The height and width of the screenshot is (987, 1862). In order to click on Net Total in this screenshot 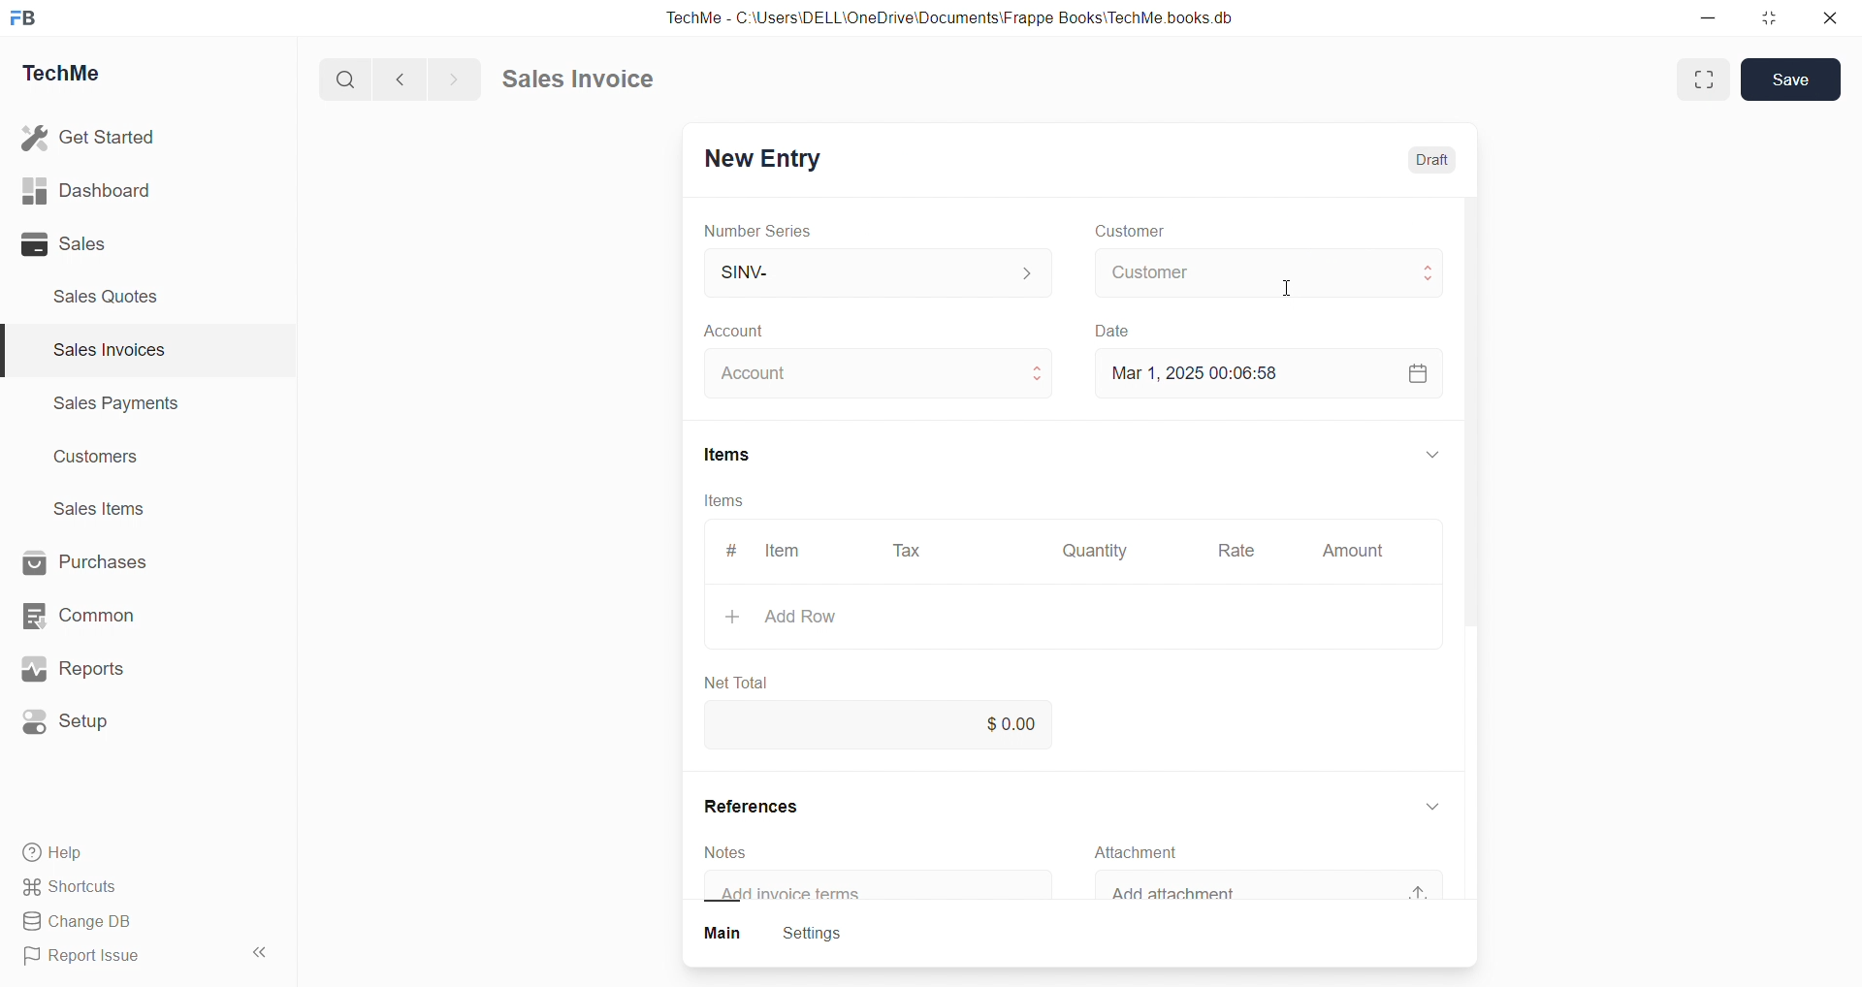, I will do `click(748, 677)`.